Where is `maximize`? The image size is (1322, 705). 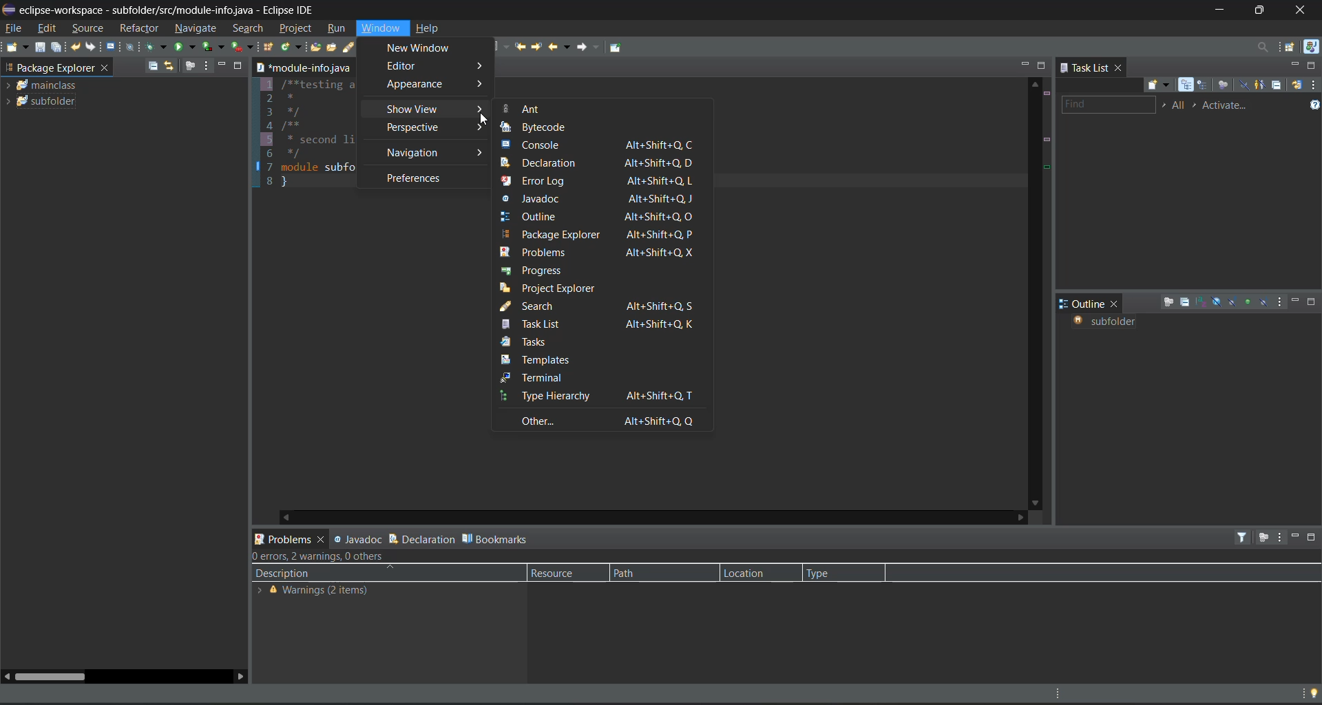
maximize is located at coordinates (1261, 10).